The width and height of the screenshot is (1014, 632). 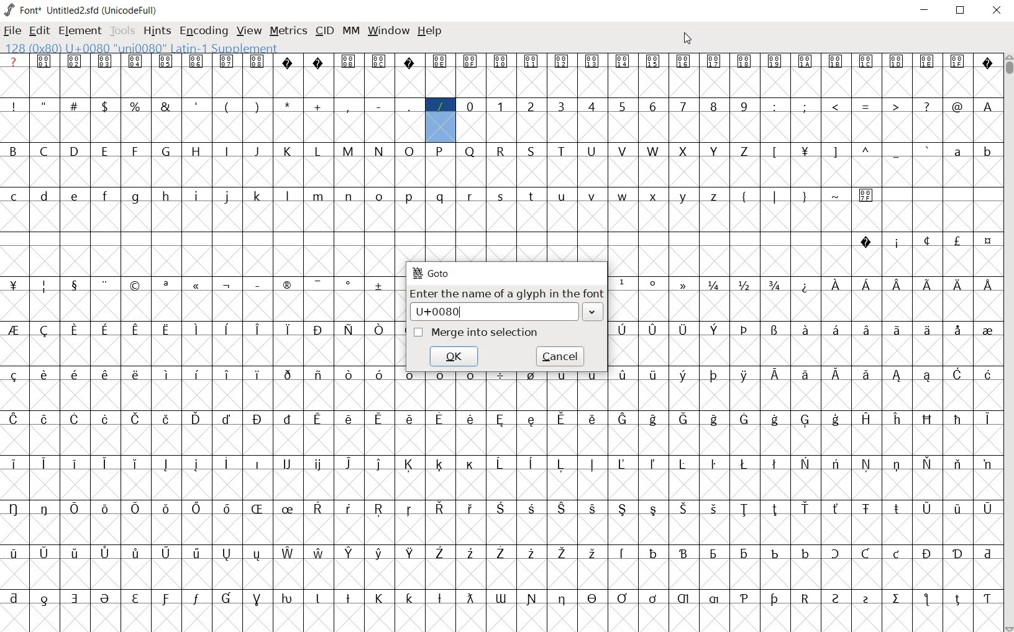 What do you see at coordinates (836, 508) in the screenshot?
I see `glyph` at bounding box center [836, 508].